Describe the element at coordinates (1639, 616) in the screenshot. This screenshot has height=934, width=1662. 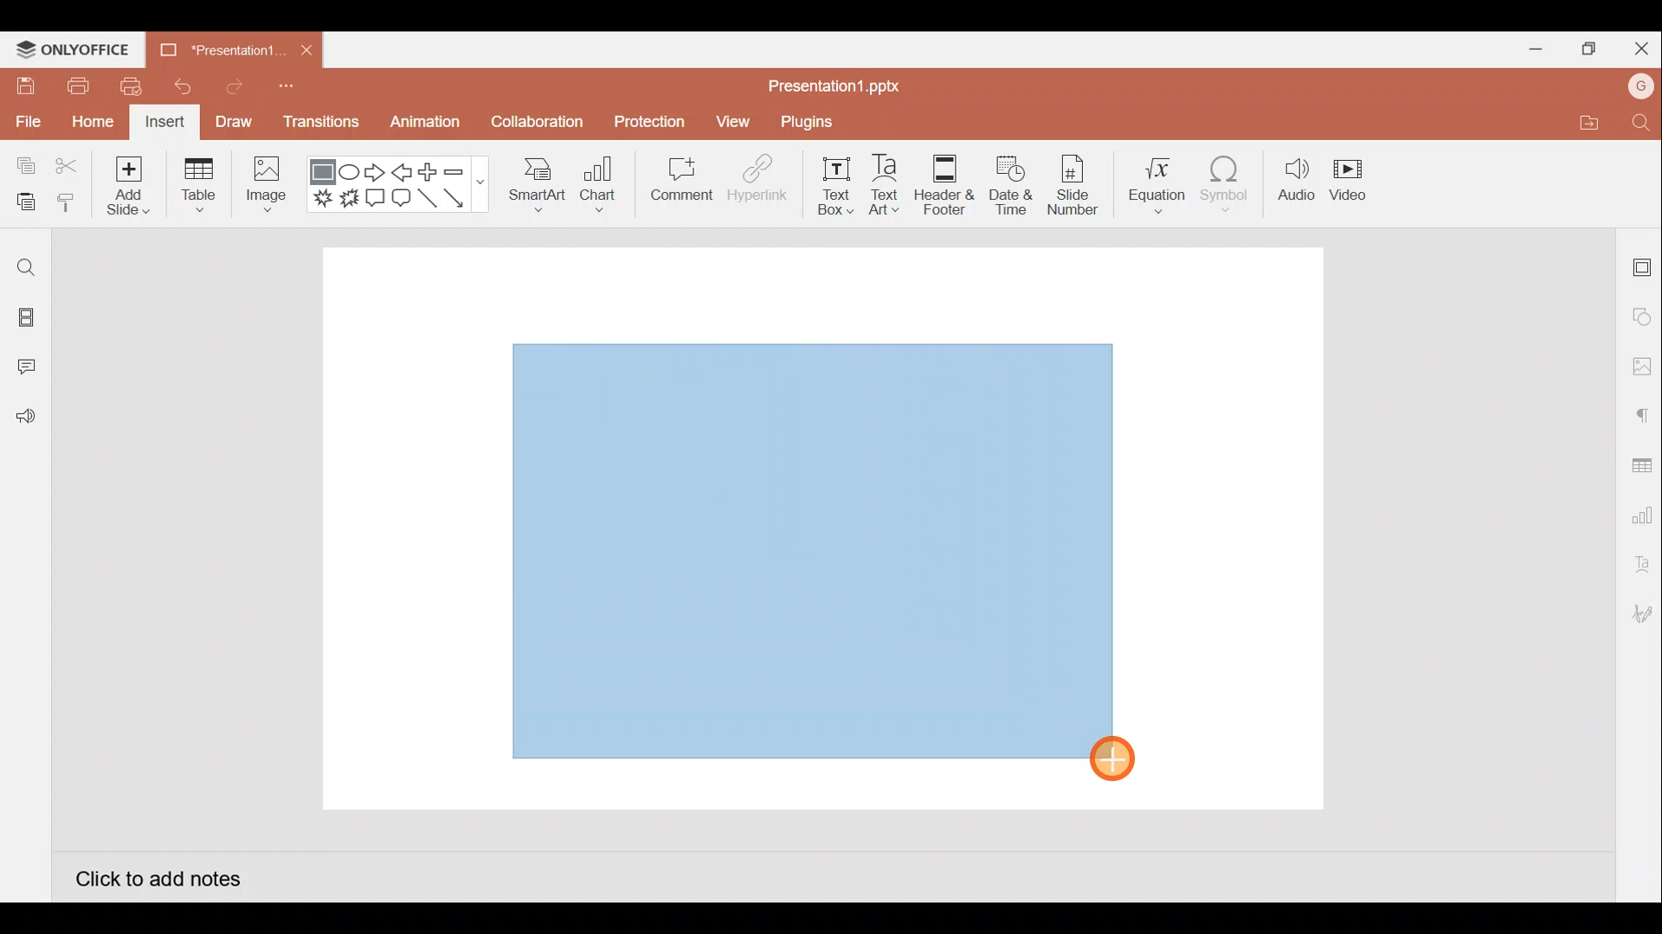
I see `Signature settings` at that location.